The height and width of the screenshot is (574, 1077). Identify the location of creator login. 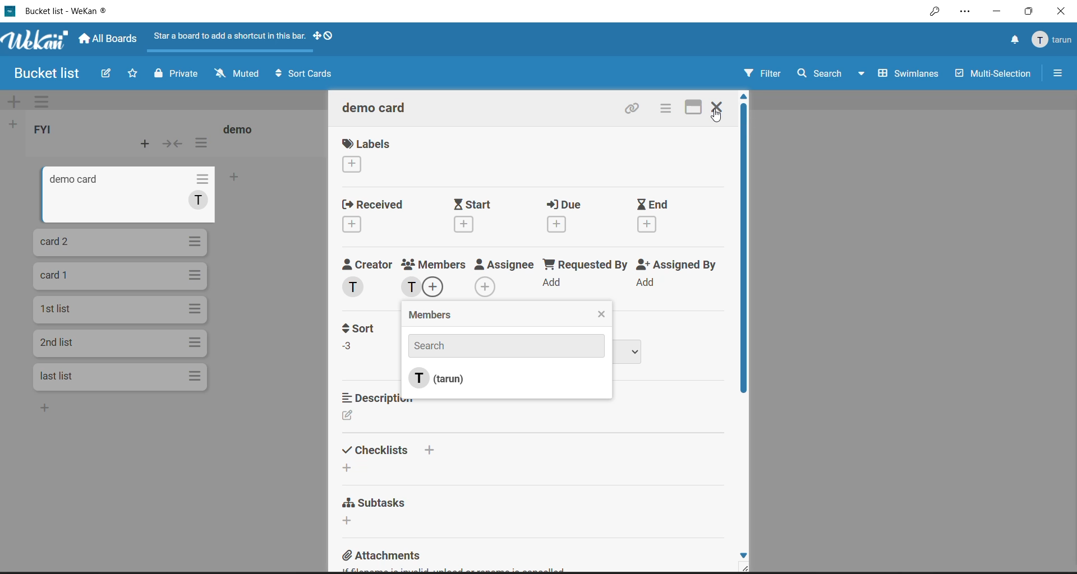
(356, 286).